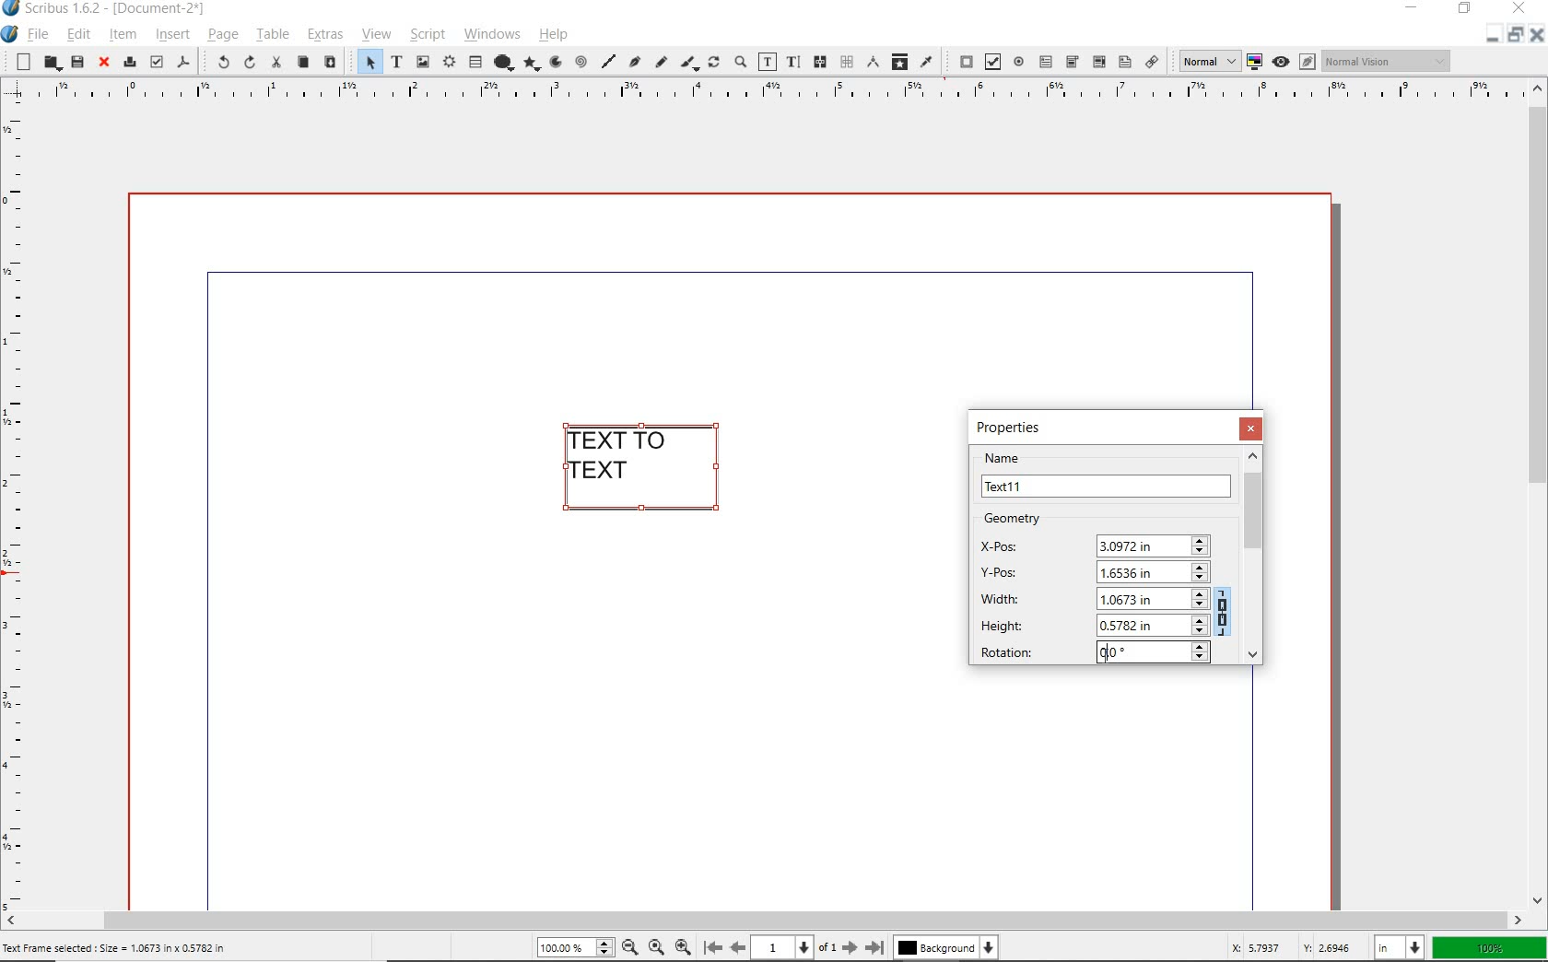 This screenshot has width=1548, height=962. What do you see at coordinates (1107, 475) in the screenshot?
I see `NAME` at bounding box center [1107, 475].